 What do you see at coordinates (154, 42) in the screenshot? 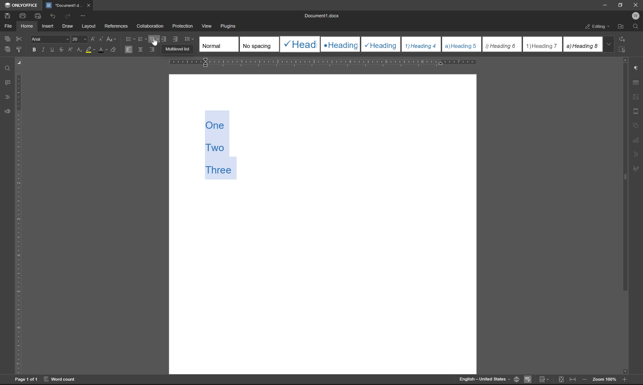
I see `cursor` at bounding box center [154, 42].